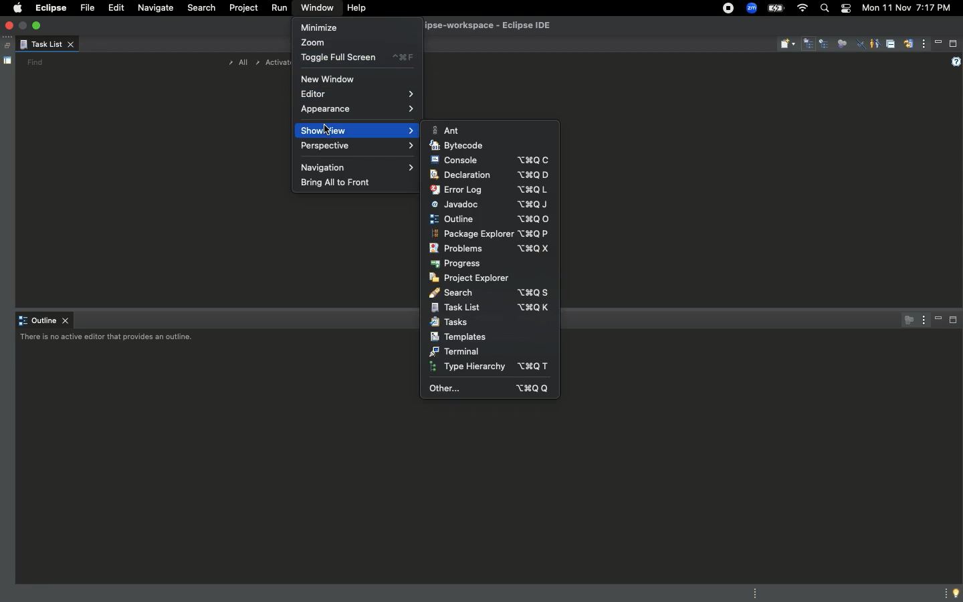 The image size is (963, 602). I want to click on Eclipse - workspace - Eclipse IDE, so click(504, 26).